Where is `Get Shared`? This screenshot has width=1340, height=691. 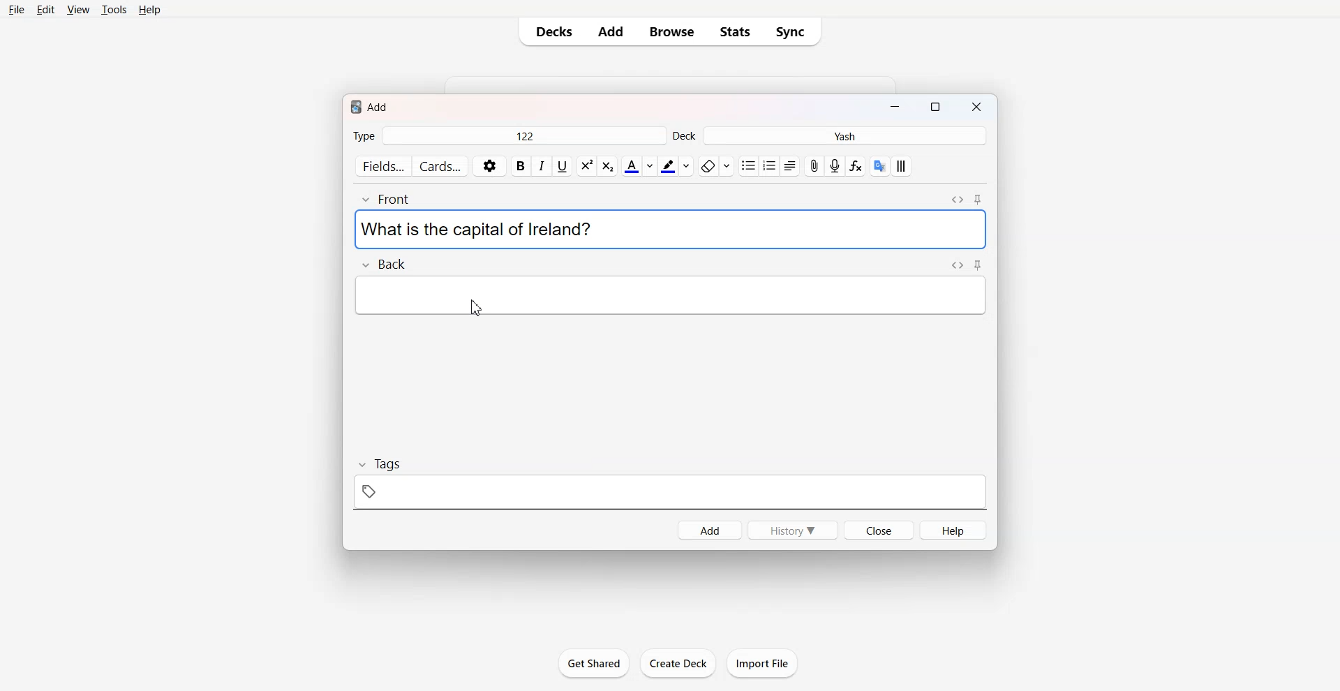 Get Shared is located at coordinates (593, 662).